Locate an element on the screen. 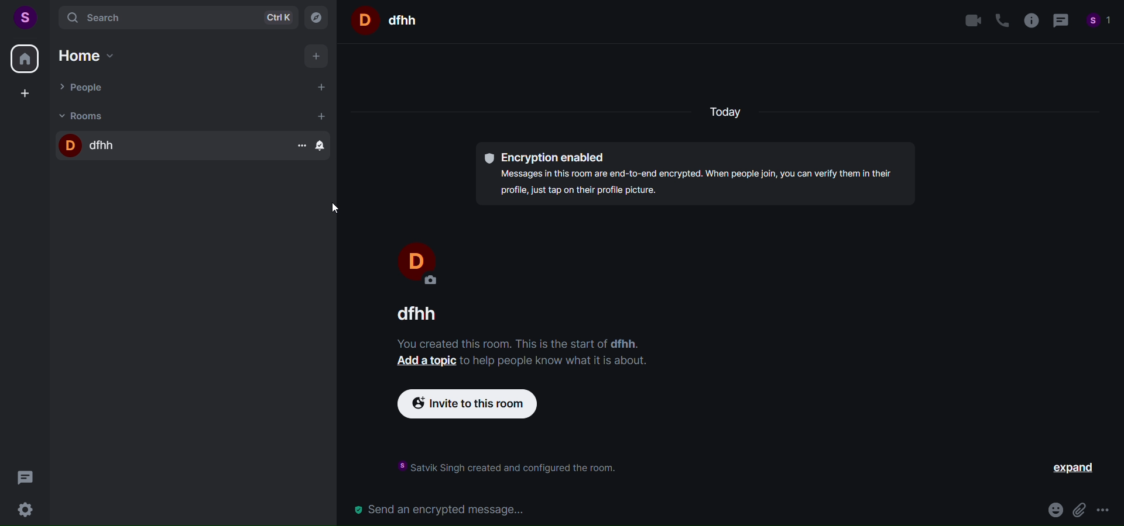 The width and height of the screenshot is (1124, 526). satvik singh created and configured the room. is located at coordinates (502, 468).